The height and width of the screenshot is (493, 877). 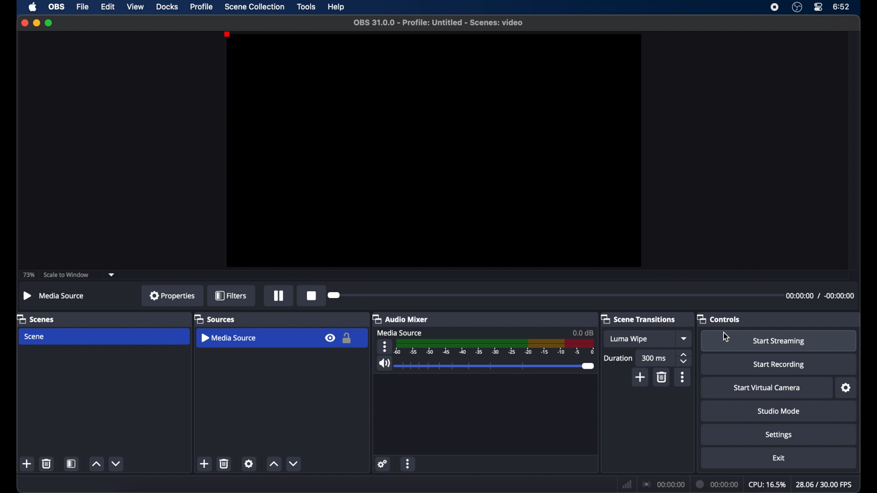 I want to click on delete, so click(x=661, y=378).